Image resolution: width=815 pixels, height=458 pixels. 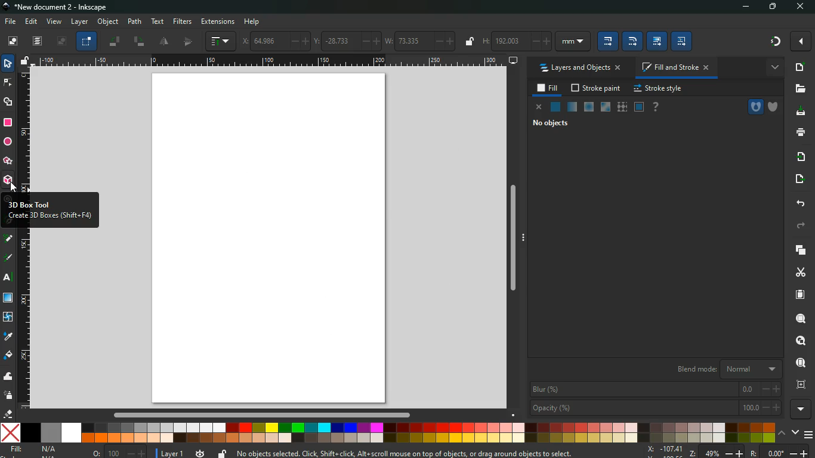 What do you see at coordinates (7, 336) in the screenshot?
I see `drop` at bounding box center [7, 336].